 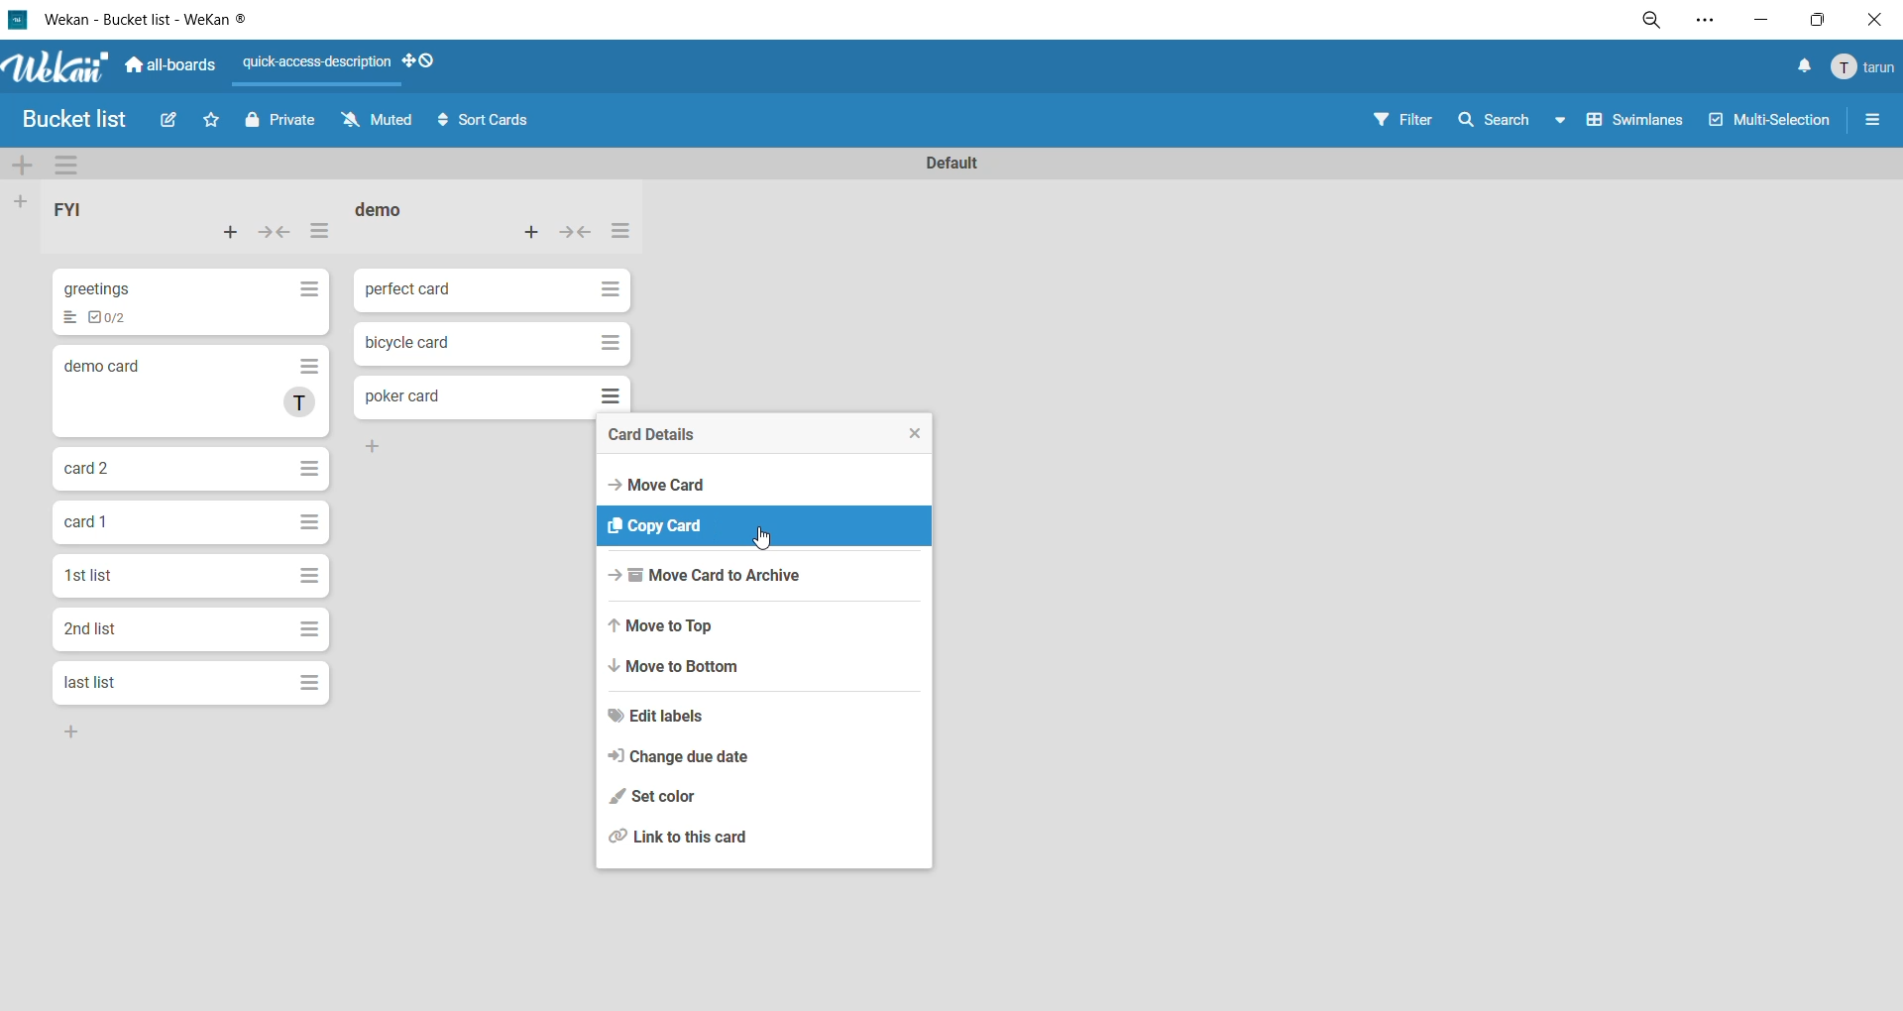 I want to click on move to top, so click(x=667, y=628).